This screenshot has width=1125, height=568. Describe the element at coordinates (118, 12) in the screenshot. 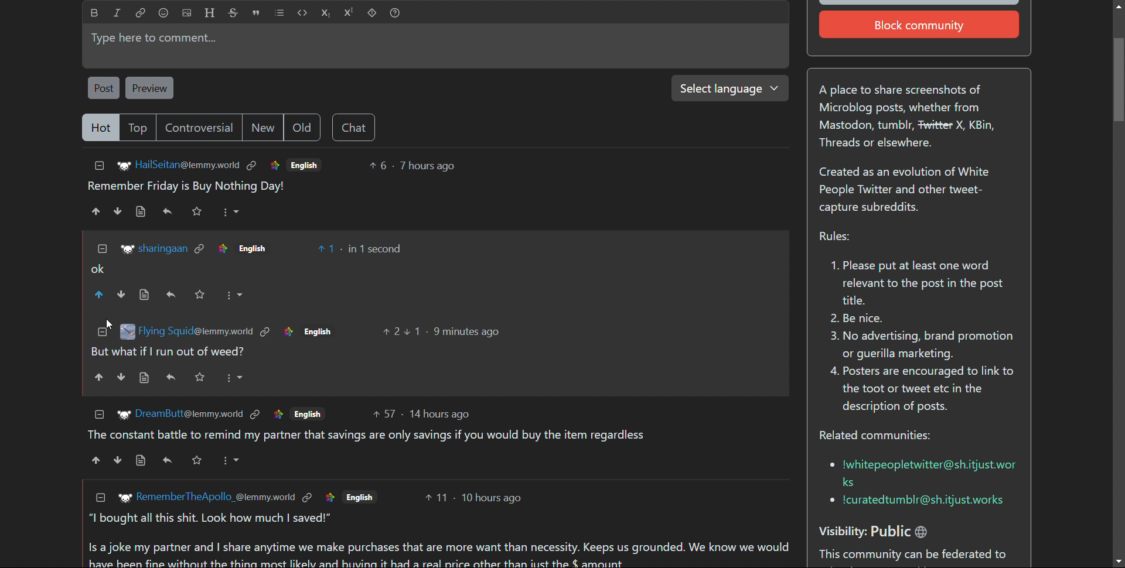

I see `italic` at that location.